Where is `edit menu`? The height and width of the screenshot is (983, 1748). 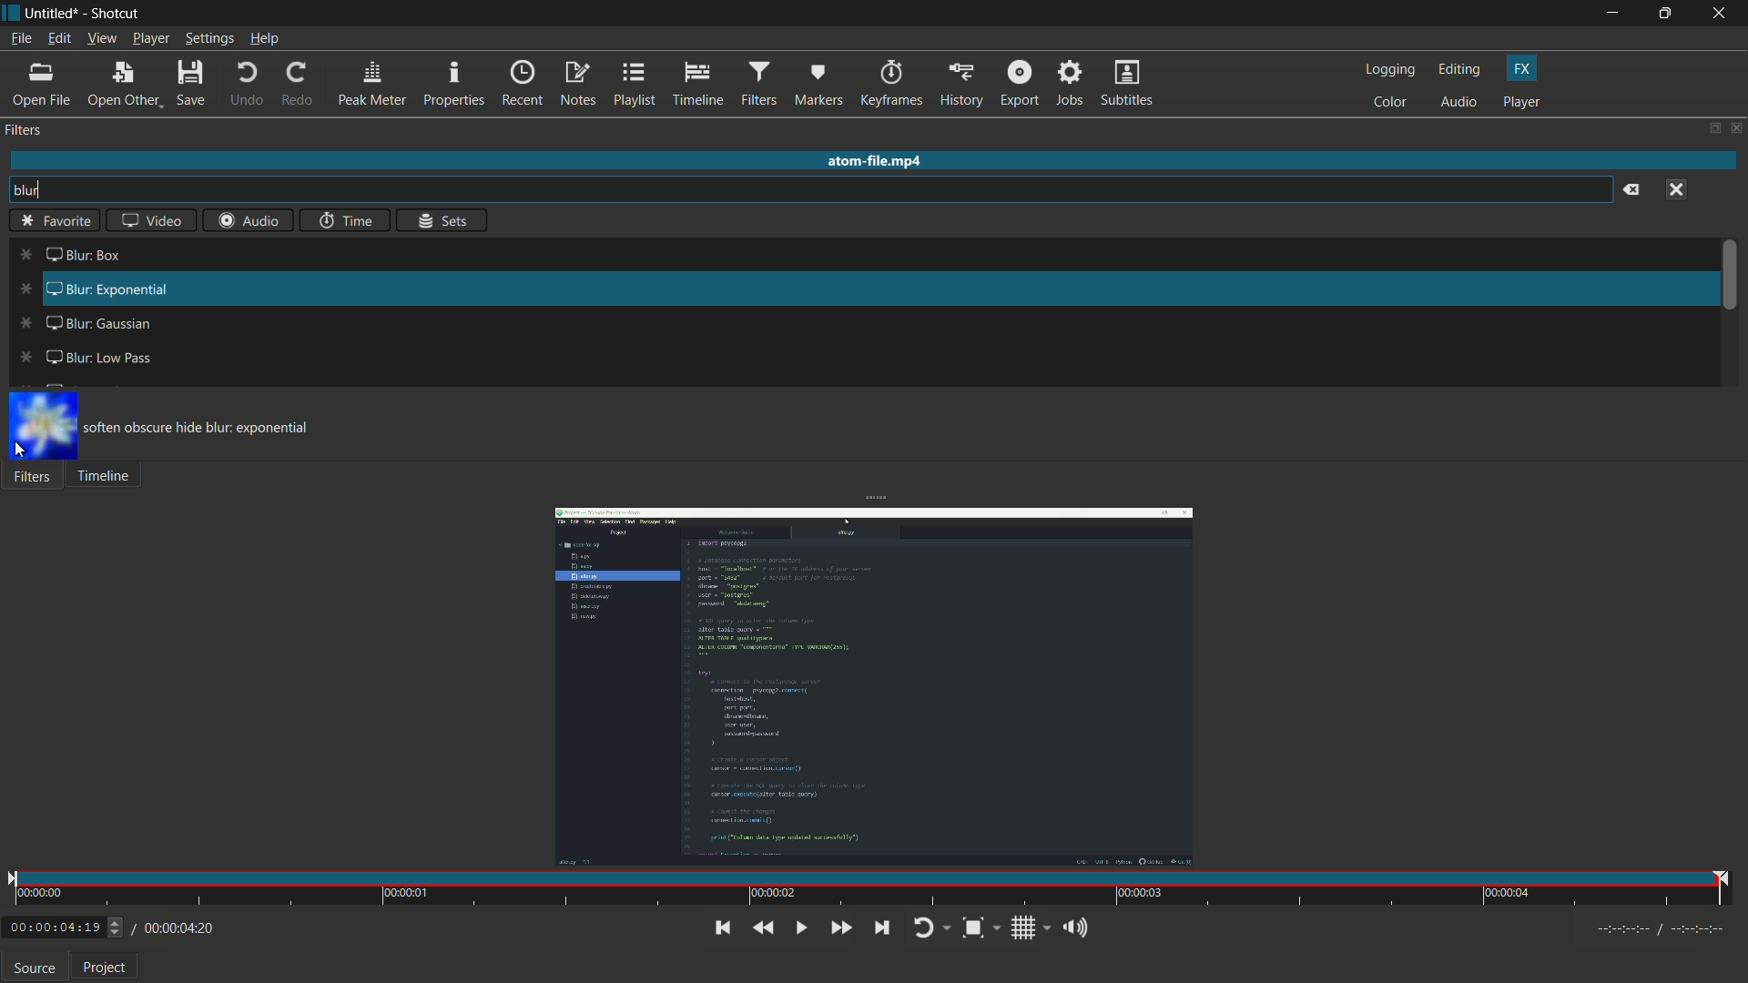
edit menu is located at coordinates (58, 38).